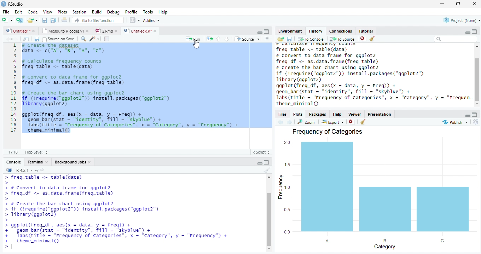  What do you see at coordinates (12, 4) in the screenshot?
I see `Rstudio` at bounding box center [12, 4].